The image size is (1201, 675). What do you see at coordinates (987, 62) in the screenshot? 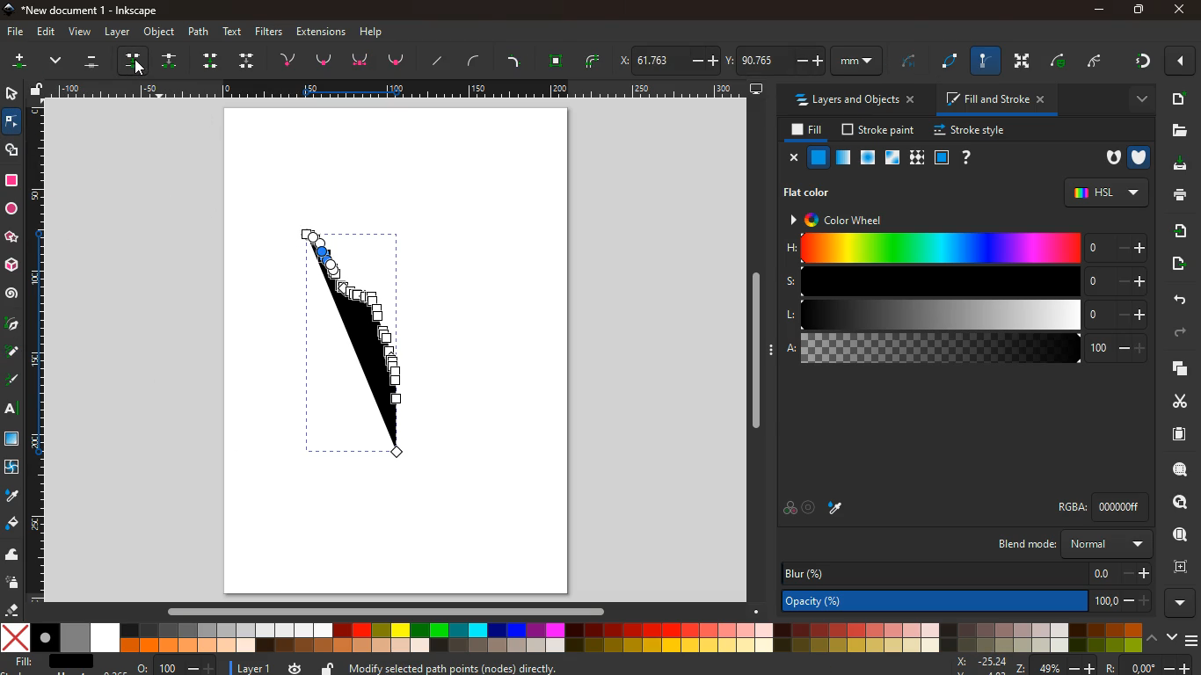
I see `pole` at bounding box center [987, 62].